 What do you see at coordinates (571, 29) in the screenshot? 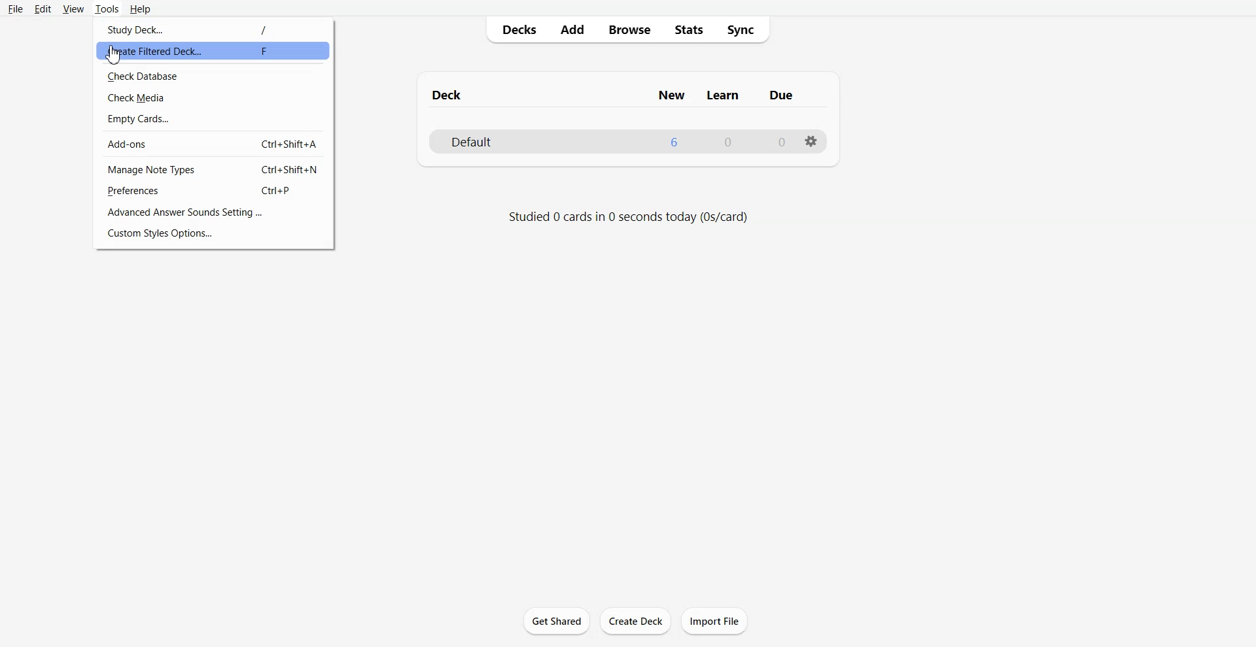
I see `Add` at bounding box center [571, 29].